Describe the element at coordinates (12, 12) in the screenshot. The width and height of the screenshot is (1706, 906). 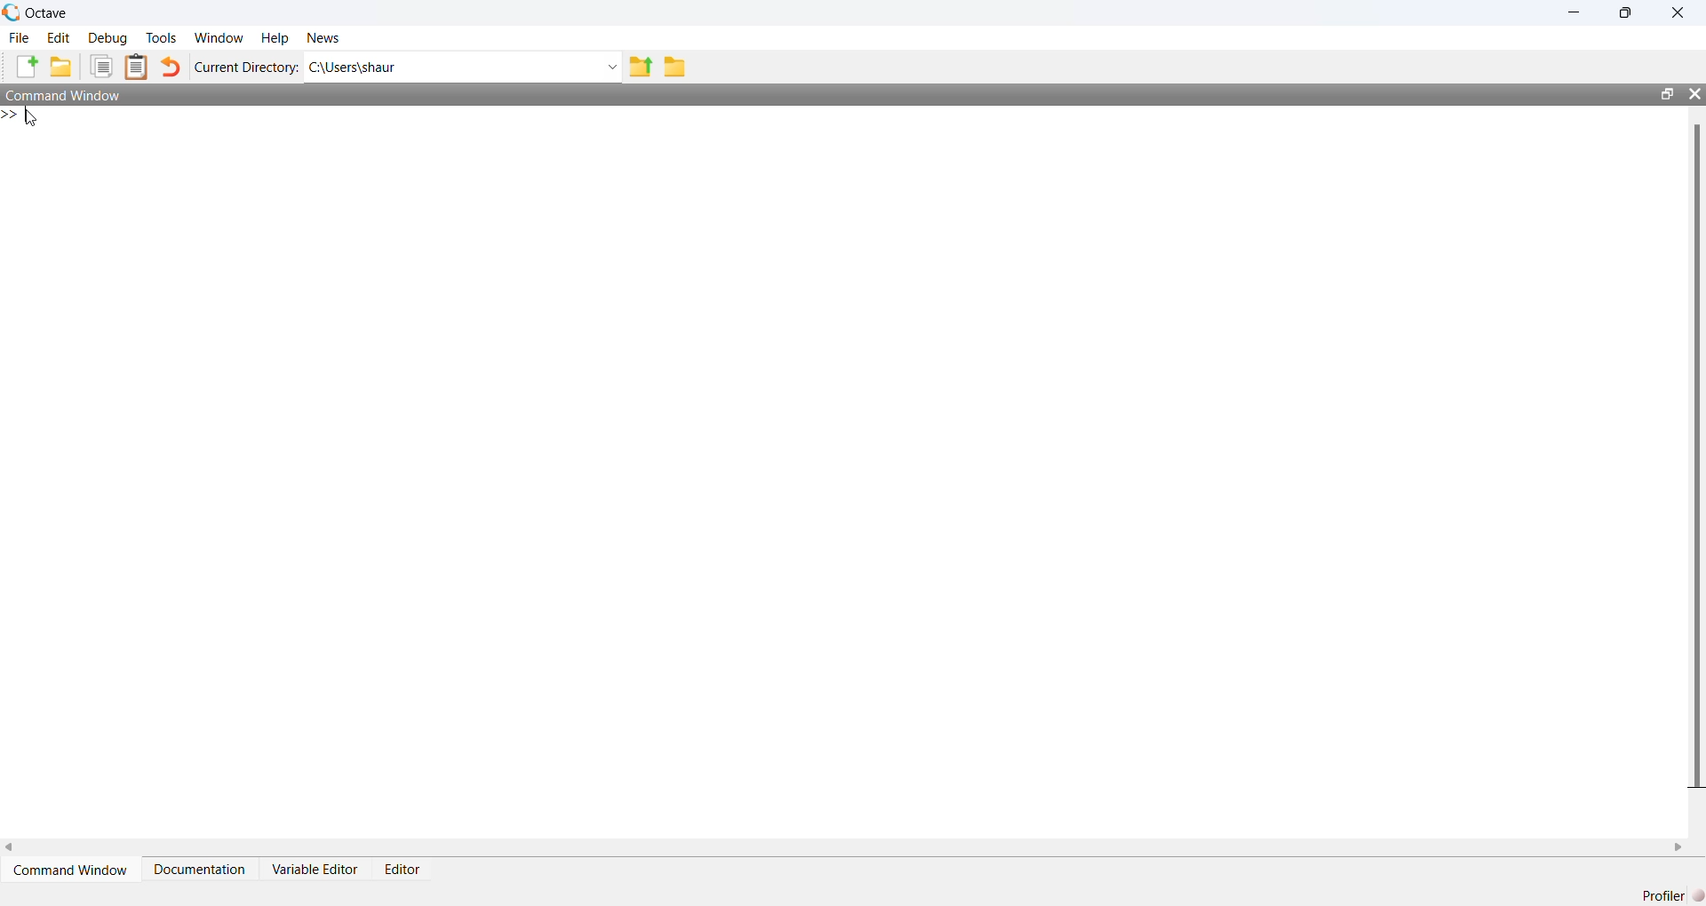
I see `logo` at that location.